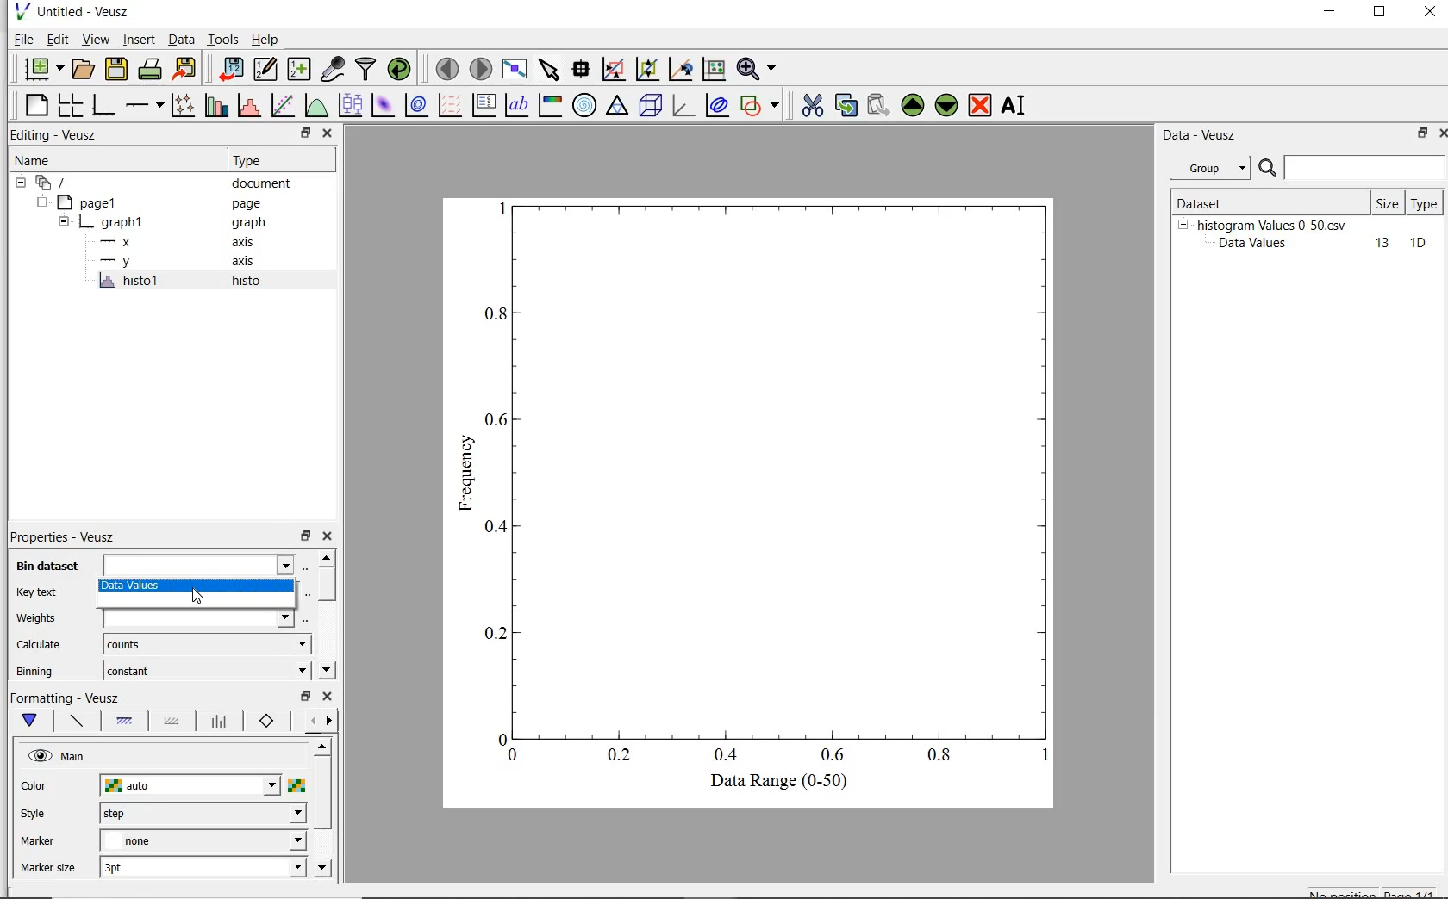  Describe the element at coordinates (1375, 244) in the screenshot. I see `13` at that location.